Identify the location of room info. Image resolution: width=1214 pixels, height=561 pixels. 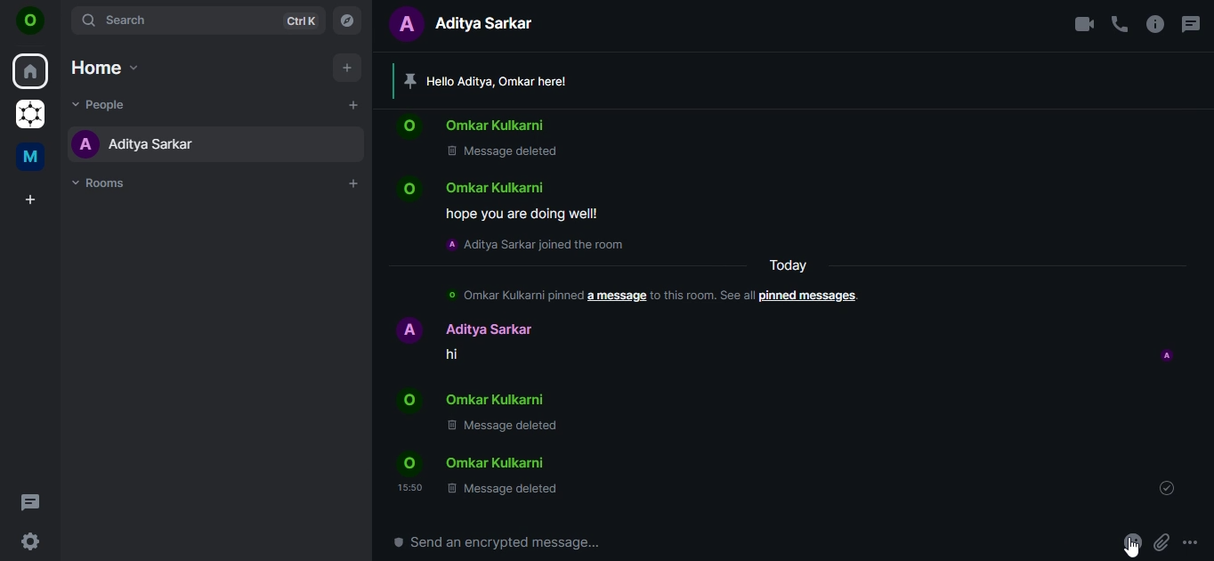
(1155, 23).